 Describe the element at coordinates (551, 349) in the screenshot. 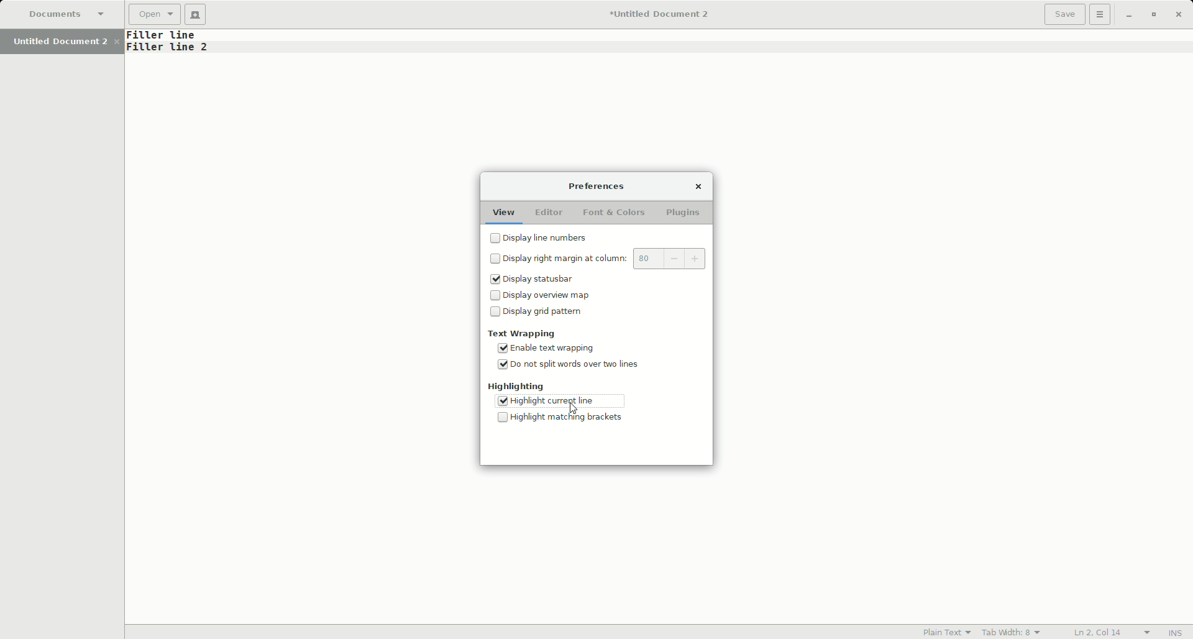

I see `Enable text wrapping` at that location.